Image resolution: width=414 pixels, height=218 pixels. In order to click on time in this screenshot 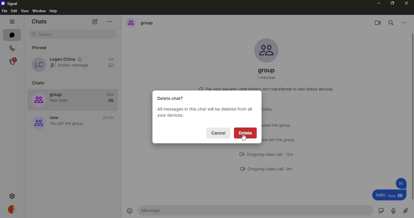, I will do `click(109, 94)`.